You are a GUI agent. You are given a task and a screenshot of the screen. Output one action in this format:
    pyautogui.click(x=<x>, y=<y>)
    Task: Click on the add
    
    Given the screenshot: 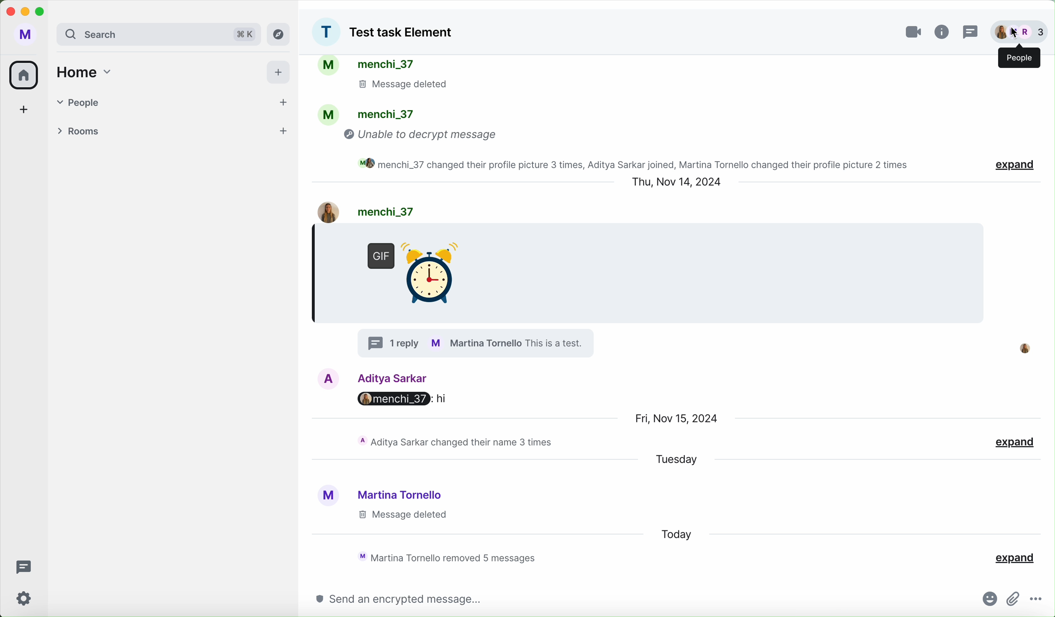 What is the action you would take?
    pyautogui.click(x=24, y=108)
    